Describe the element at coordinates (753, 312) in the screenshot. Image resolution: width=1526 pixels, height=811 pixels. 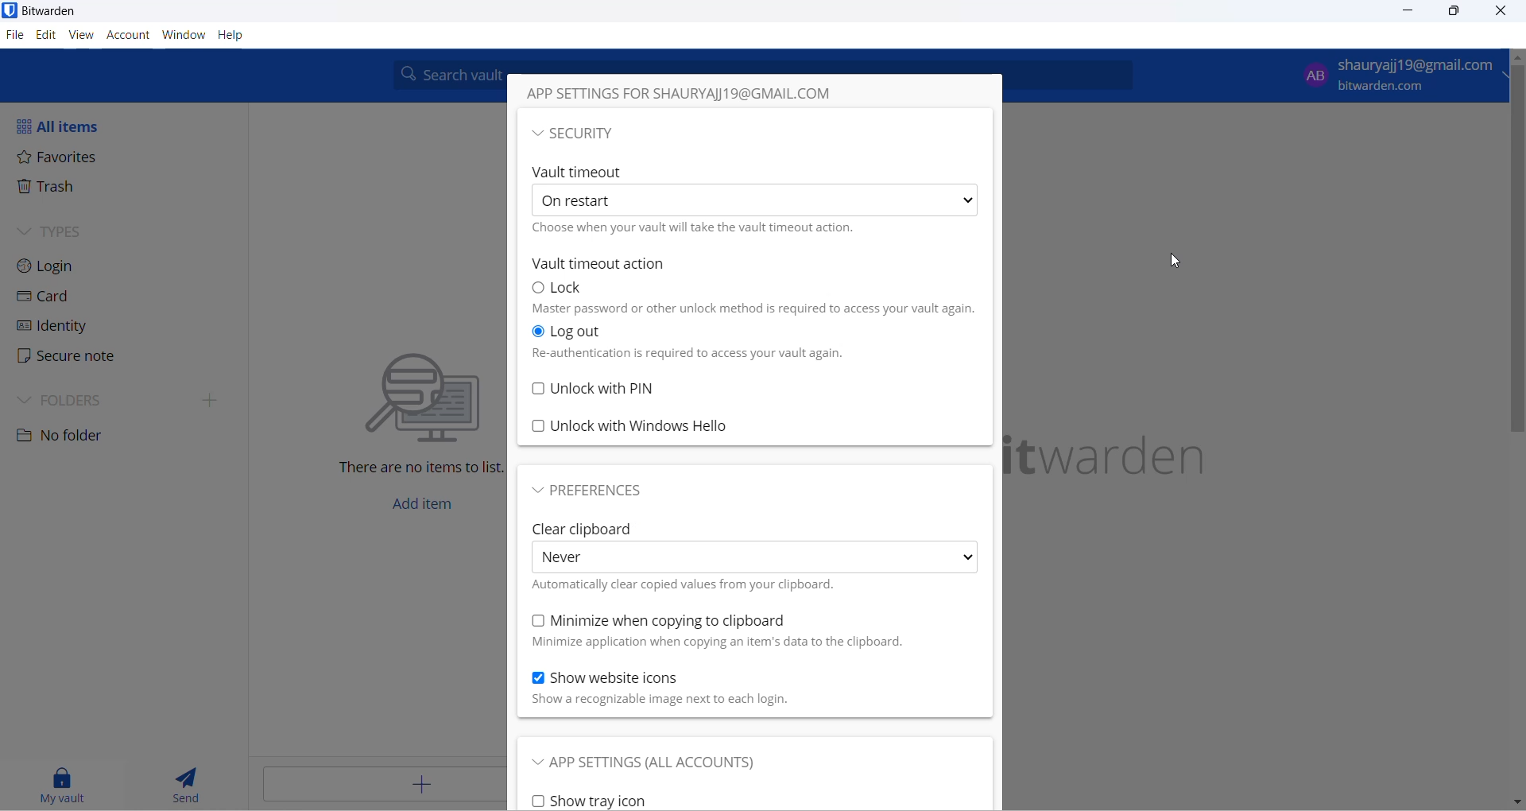
I see `master password or other unlock method is required to access your vault again` at that location.